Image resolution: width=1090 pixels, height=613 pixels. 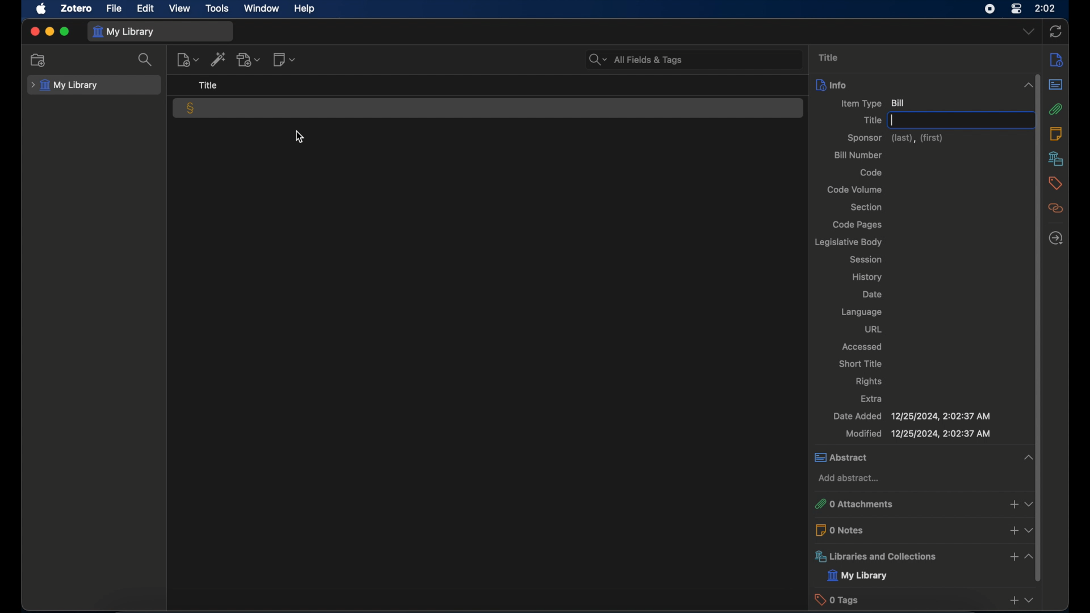 What do you see at coordinates (873, 329) in the screenshot?
I see `url` at bounding box center [873, 329].